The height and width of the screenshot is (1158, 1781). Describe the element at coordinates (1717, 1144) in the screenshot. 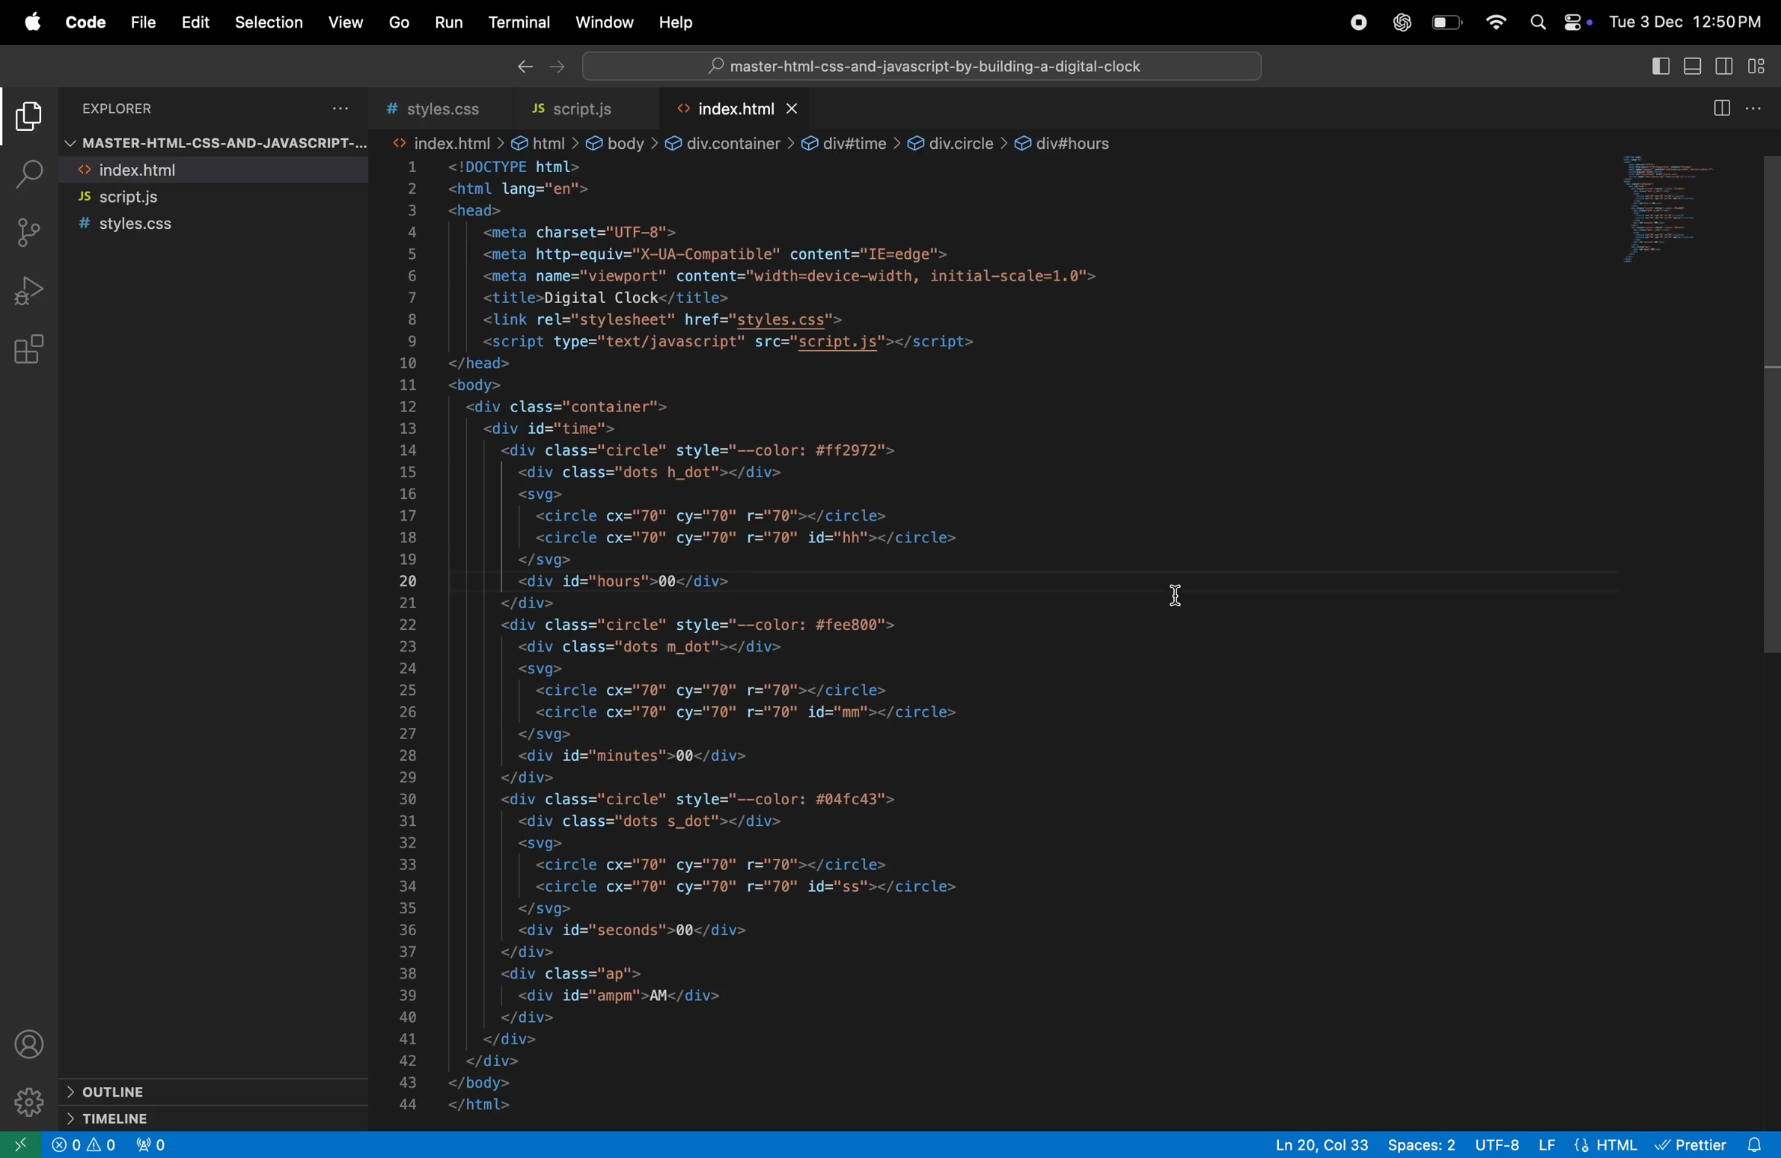

I see `alert prettier insatlled` at that location.